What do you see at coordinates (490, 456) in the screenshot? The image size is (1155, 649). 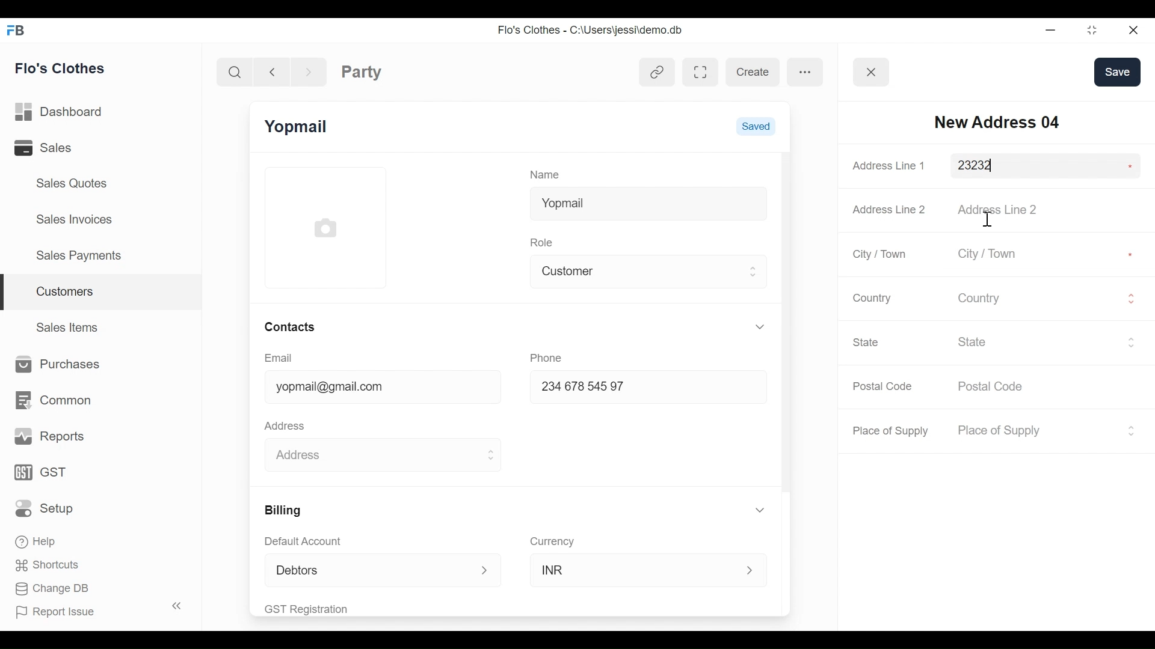 I see `Expand` at bounding box center [490, 456].